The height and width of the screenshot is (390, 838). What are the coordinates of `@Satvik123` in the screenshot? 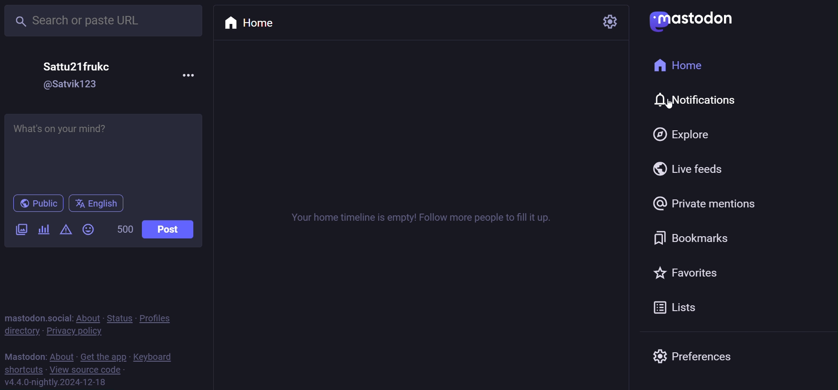 It's located at (70, 84).